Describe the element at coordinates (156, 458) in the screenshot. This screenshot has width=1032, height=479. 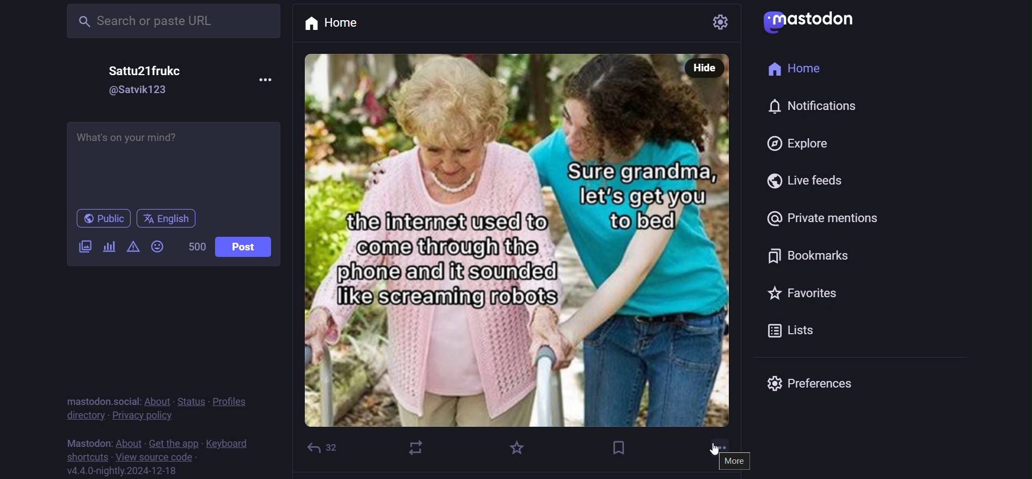
I see `source code` at that location.